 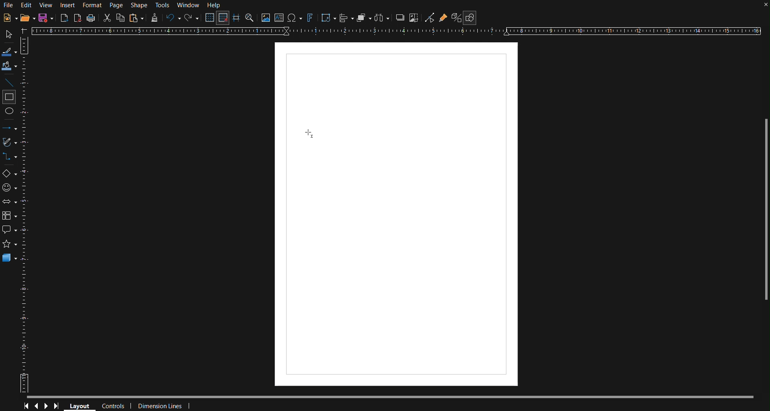 What do you see at coordinates (10, 17) in the screenshot?
I see `New` at bounding box center [10, 17].